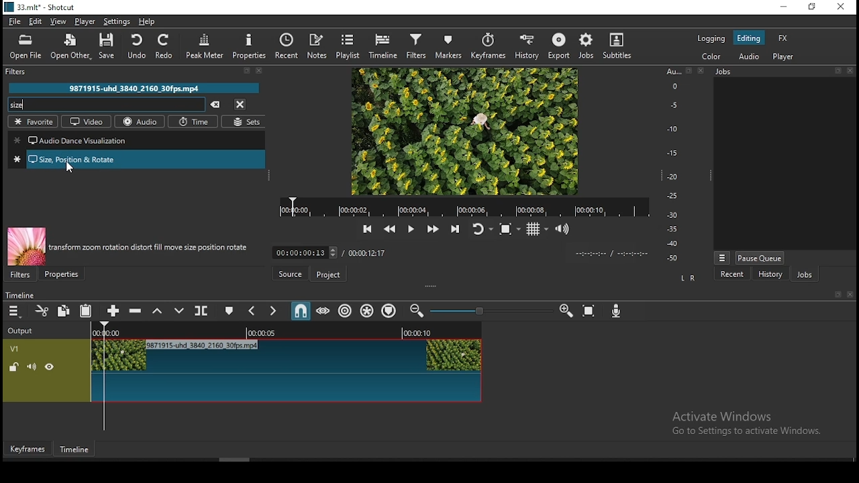 The width and height of the screenshot is (859, 483). I want to click on color, so click(708, 56).